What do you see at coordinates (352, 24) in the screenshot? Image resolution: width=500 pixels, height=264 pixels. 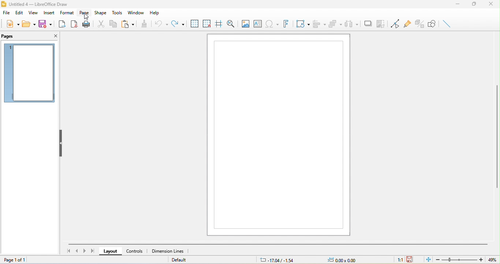 I see `select at least three object to distribute` at bounding box center [352, 24].